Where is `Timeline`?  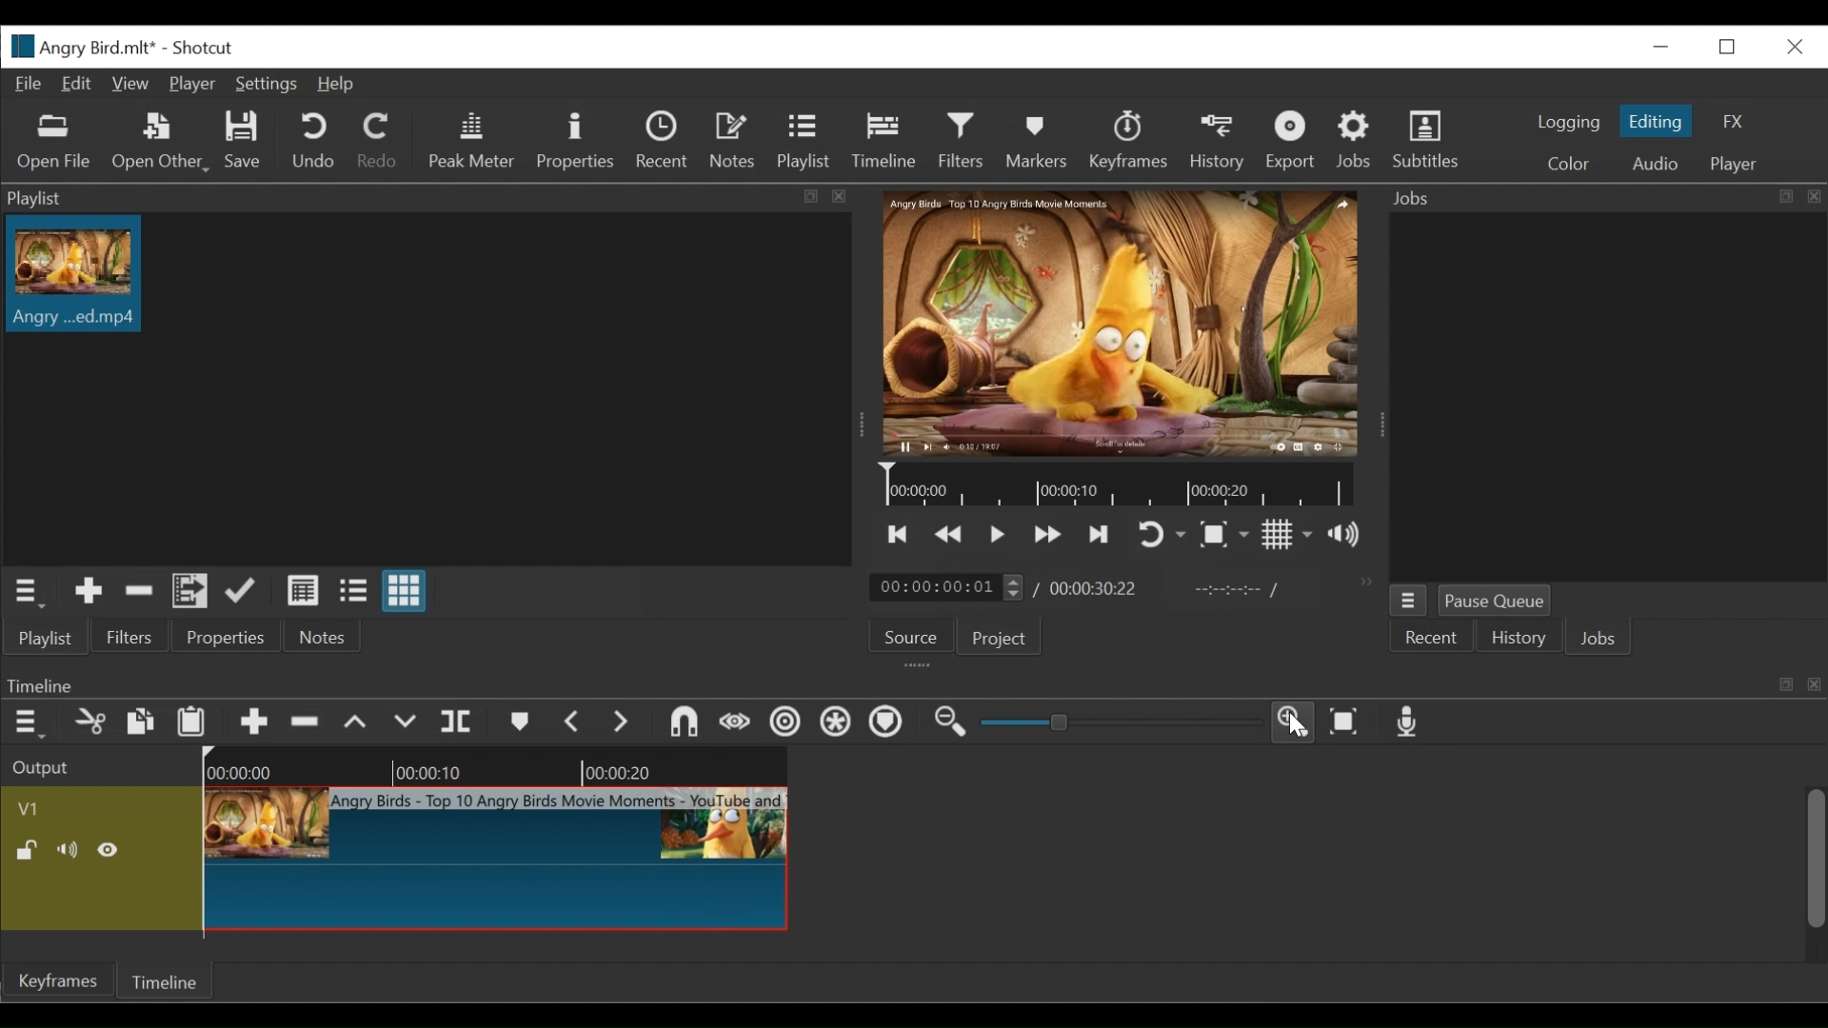
Timeline is located at coordinates (884, 142).